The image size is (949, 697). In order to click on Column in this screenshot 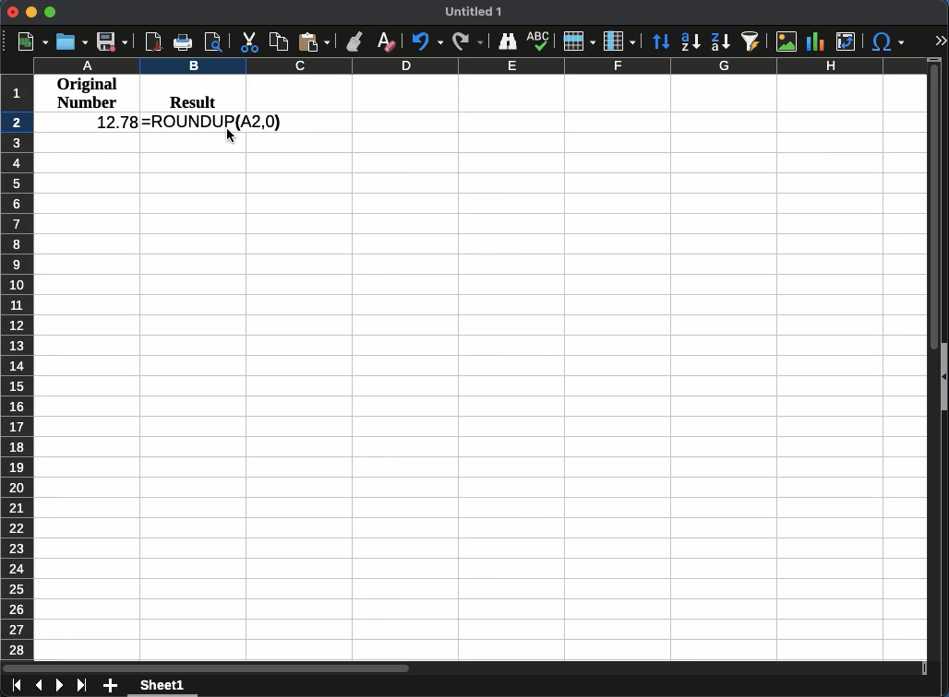, I will do `click(475, 67)`.